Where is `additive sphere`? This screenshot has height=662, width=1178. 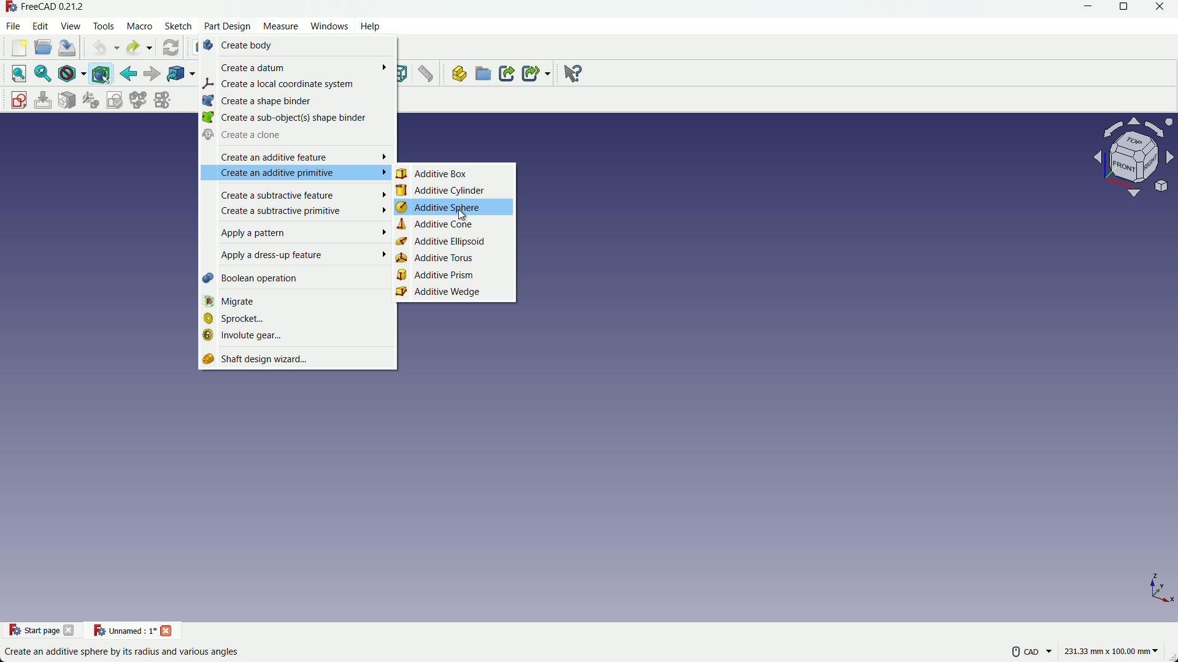
additive sphere is located at coordinates (455, 207).